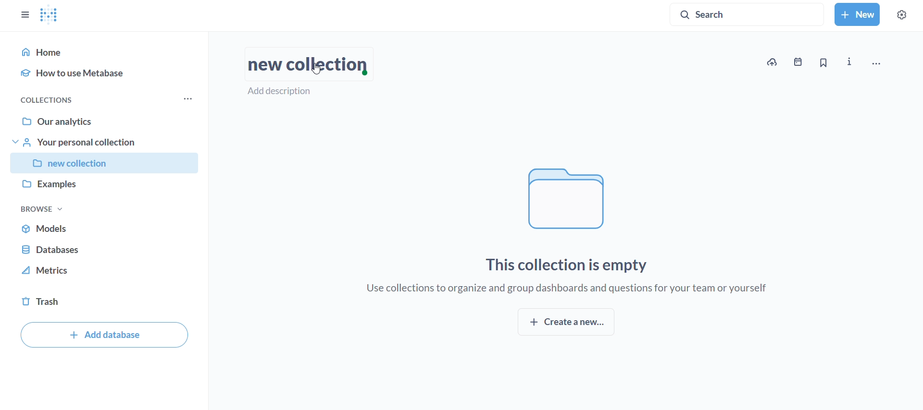  I want to click on move, trash and more, so click(885, 60).